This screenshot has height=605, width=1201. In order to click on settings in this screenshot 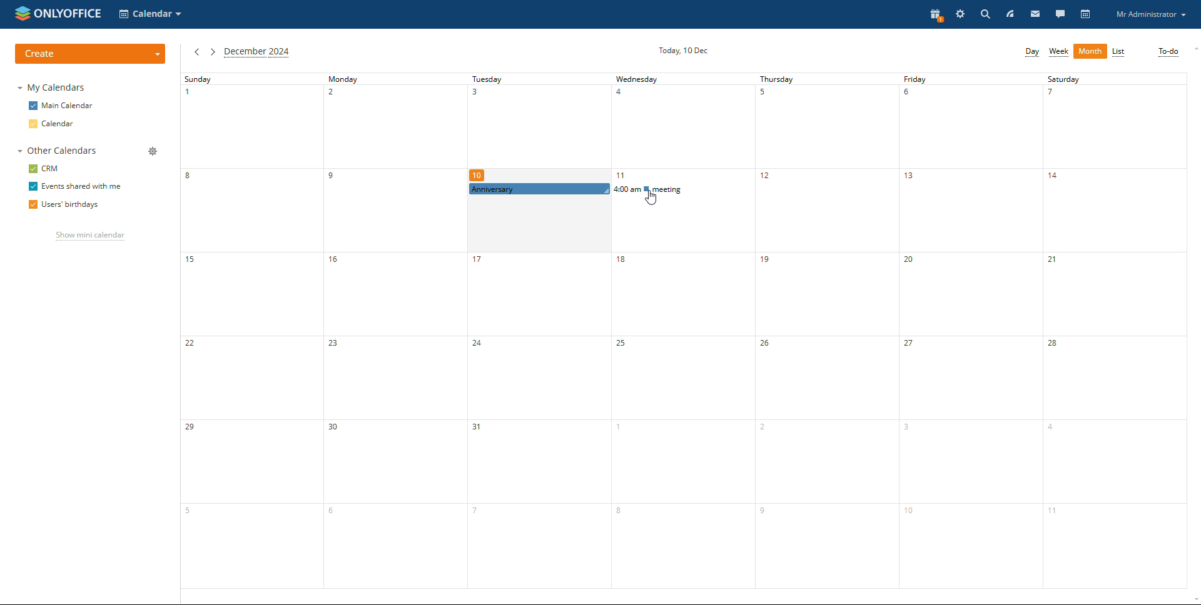, I will do `click(960, 15)`.